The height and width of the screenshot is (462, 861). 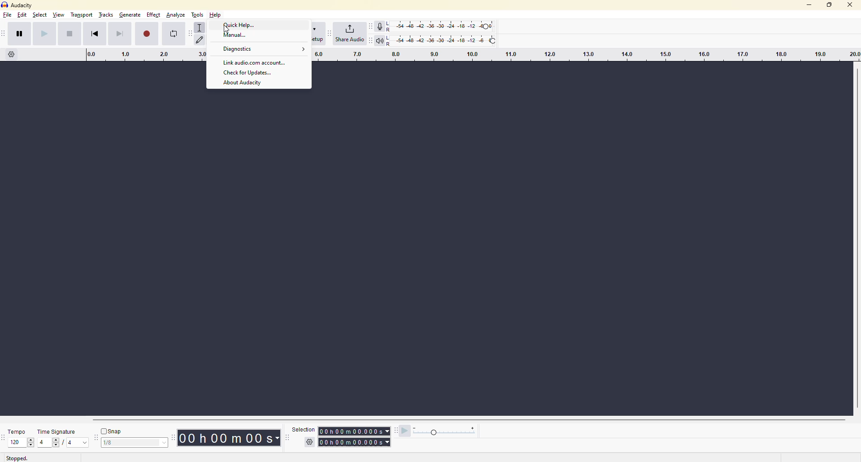 What do you see at coordinates (811, 7) in the screenshot?
I see `minimize` at bounding box center [811, 7].